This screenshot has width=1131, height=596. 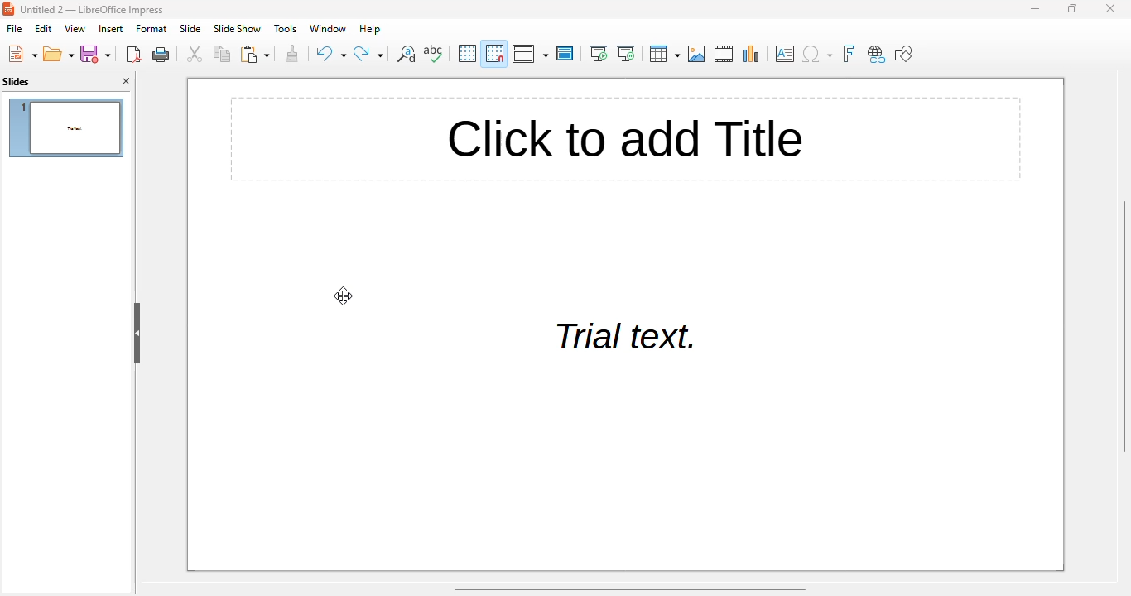 I want to click on help, so click(x=369, y=29).